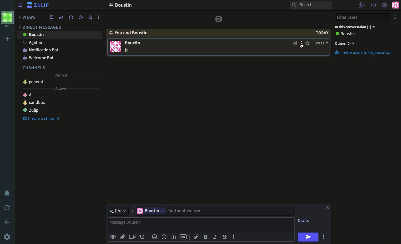  Describe the element at coordinates (29, 94) in the screenshot. I see `A` at that location.